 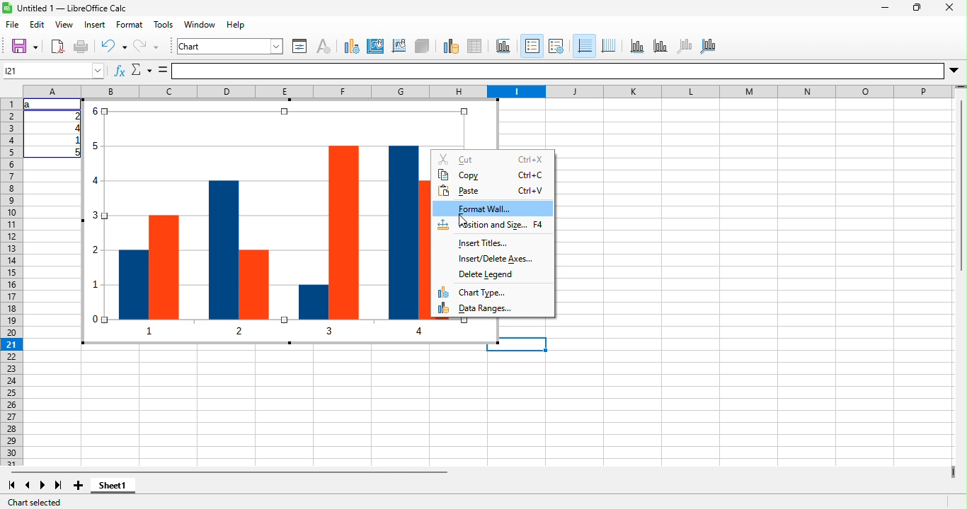 What do you see at coordinates (638, 47) in the screenshot?
I see `x axis` at bounding box center [638, 47].